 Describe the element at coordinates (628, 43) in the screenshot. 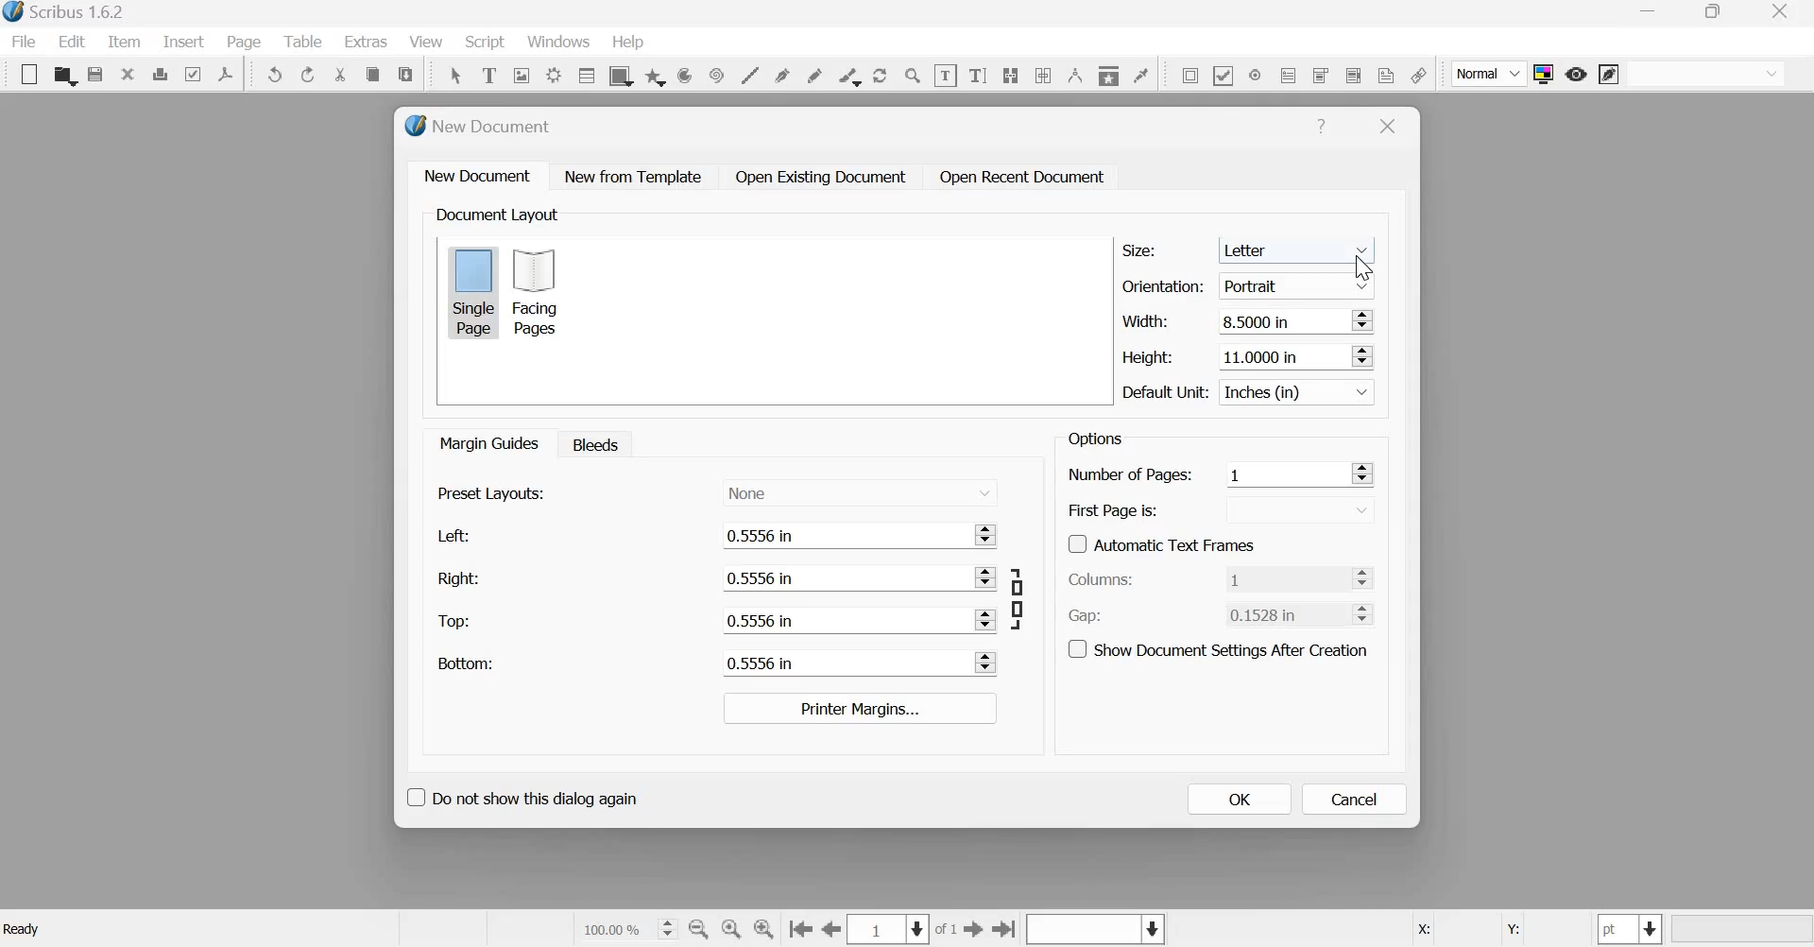

I see `help` at that location.